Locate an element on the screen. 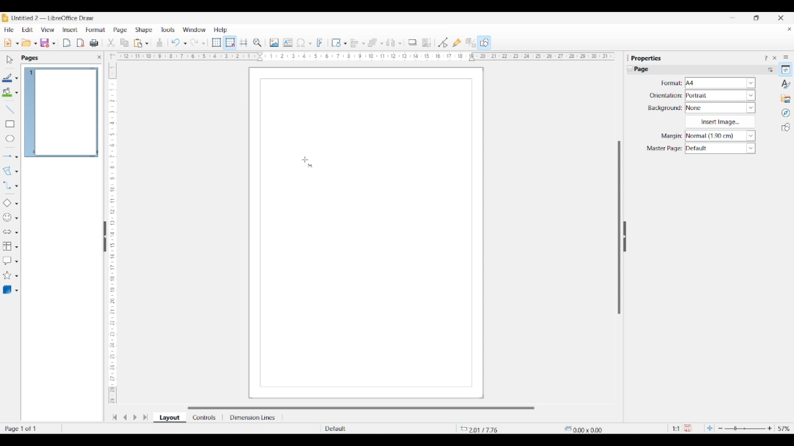 This screenshot has width=794, height=446. Redo last action is located at coordinates (194, 43).